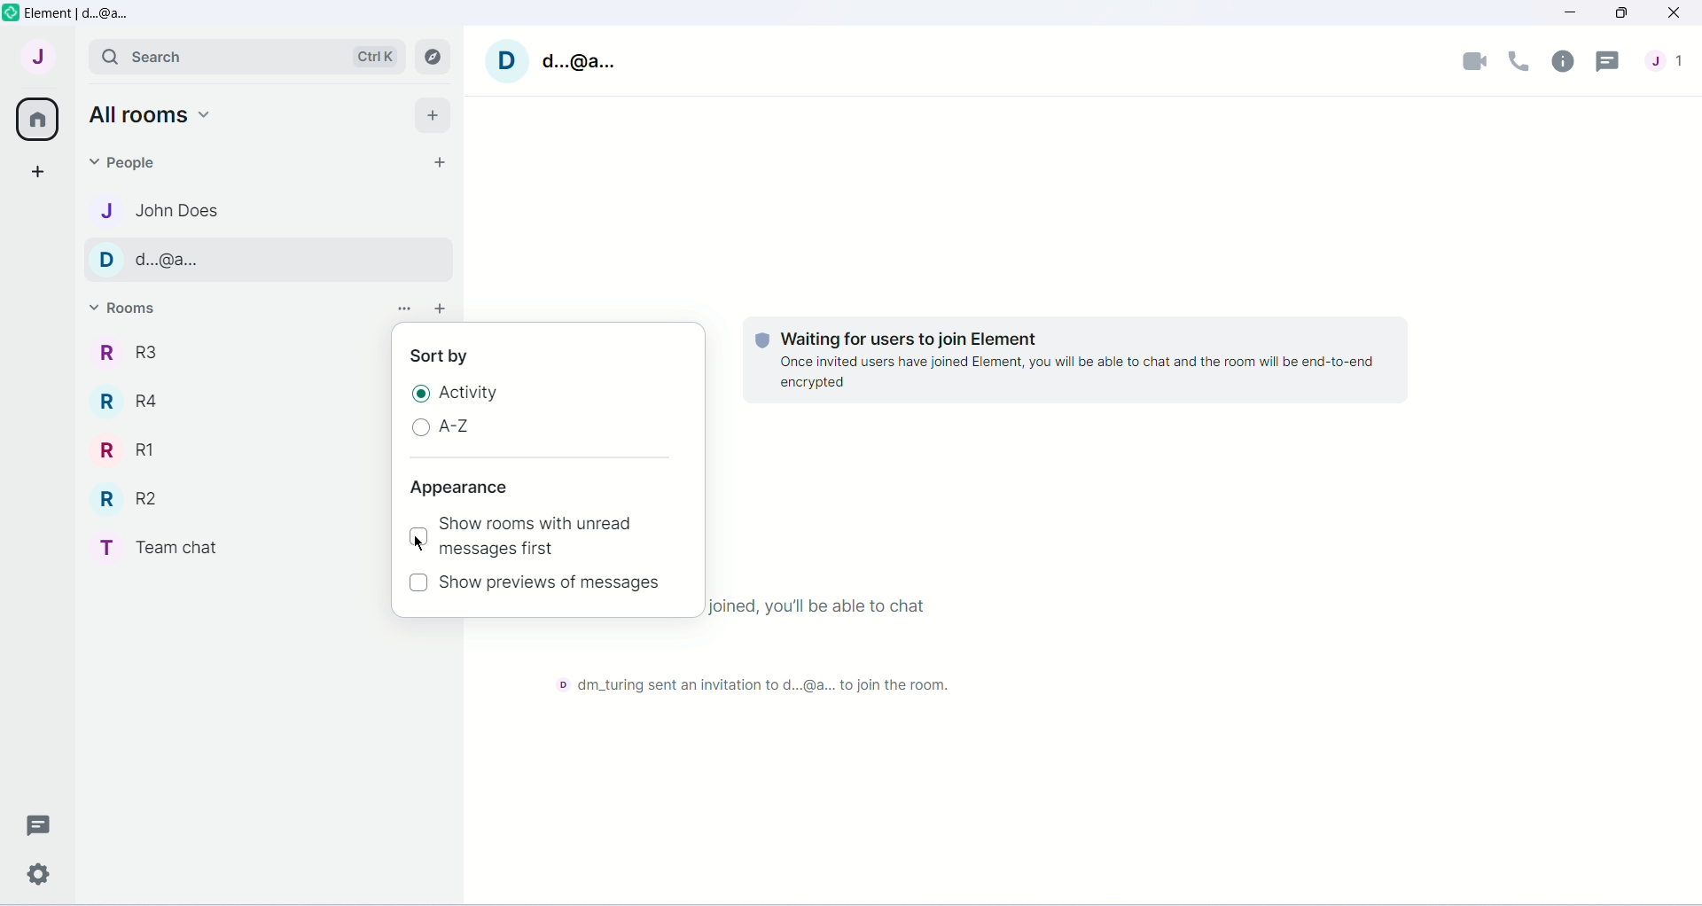  What do you see at coordinates (459, 488) in the screenshot?
I see `Appearance` at bounding box center [459, 488].